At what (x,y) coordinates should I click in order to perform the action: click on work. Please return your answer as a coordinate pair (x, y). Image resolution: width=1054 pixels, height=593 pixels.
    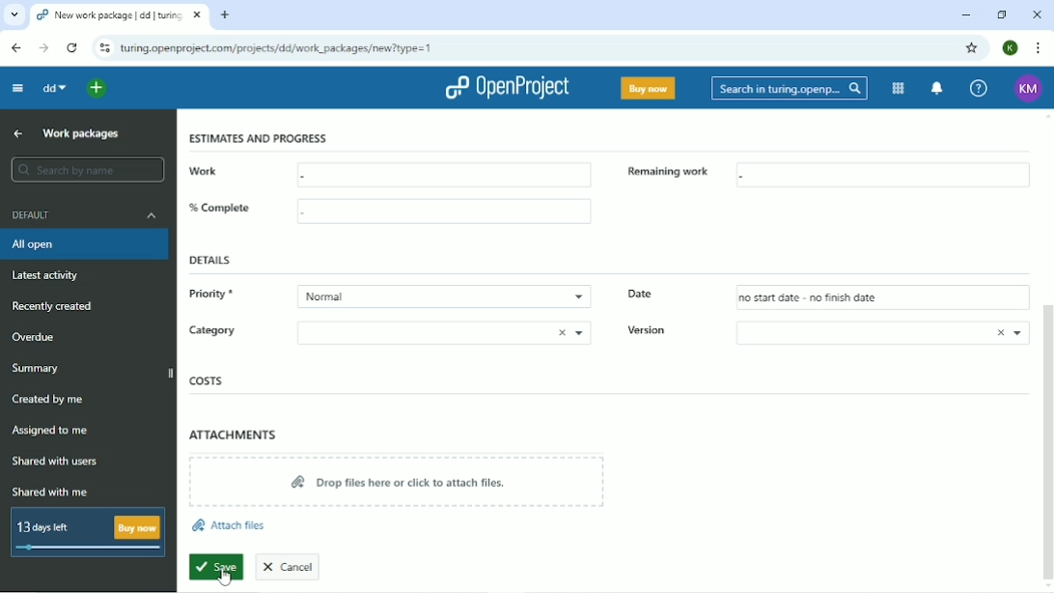
    Looking at the image, I should click on (215, 169).